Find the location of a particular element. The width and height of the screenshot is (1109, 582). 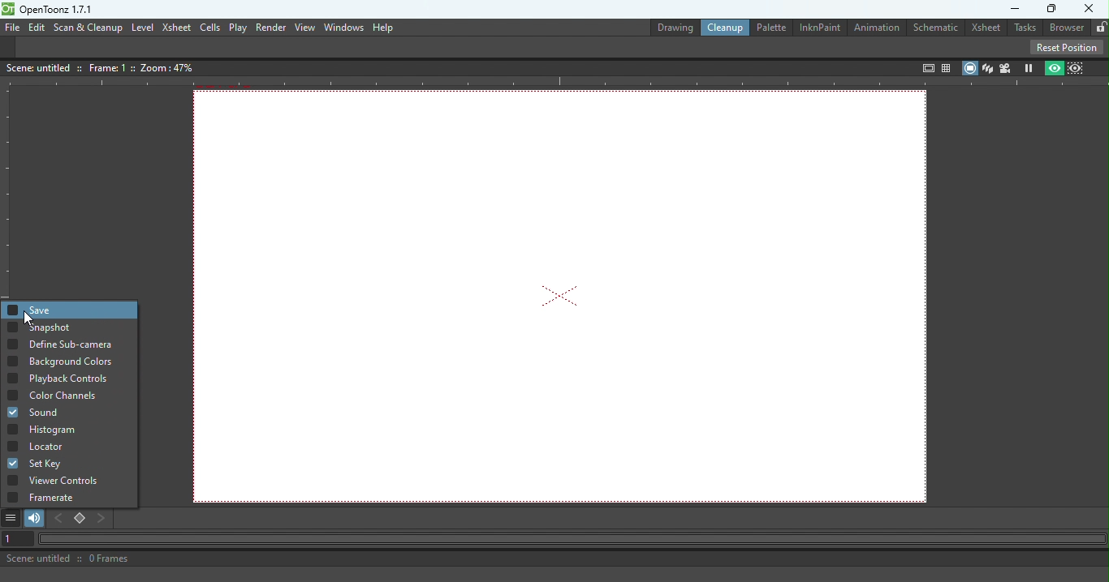

Freeze is located at coordinates (1029, 67).